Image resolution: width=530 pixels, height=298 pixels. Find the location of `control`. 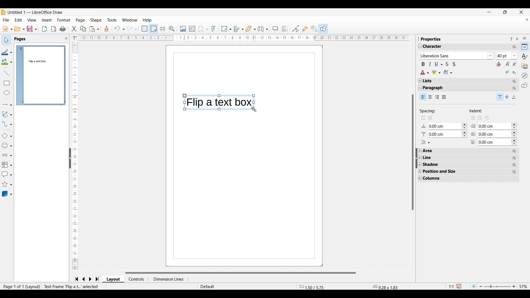

control is located at coordinates (137, 279).